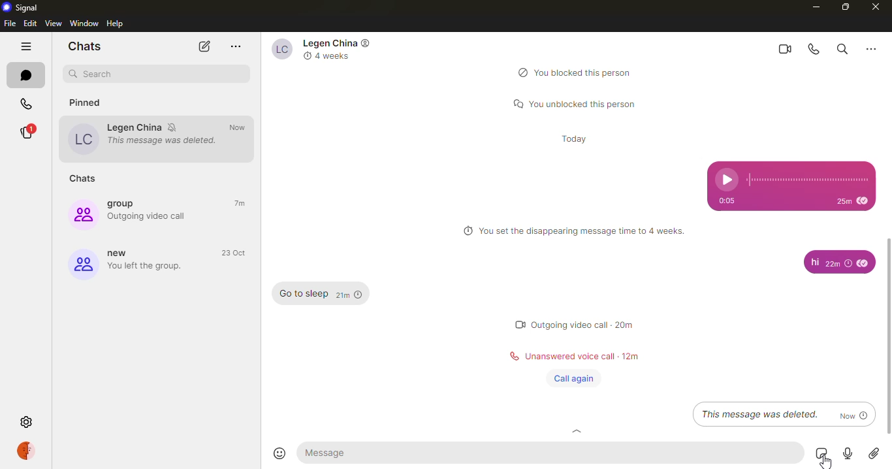  What do you see at coordinates (330, 42) in the screenshot?
I see `Legen China` at bounding box center [330, 42].